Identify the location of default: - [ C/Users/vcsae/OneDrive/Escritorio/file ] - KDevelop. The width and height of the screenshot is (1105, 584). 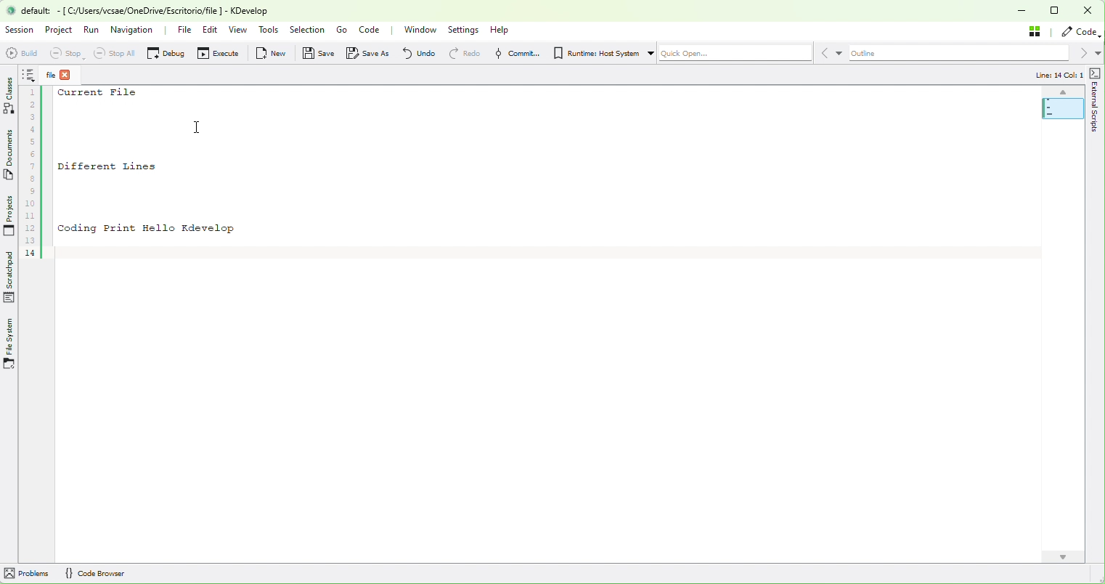
(146, 10).